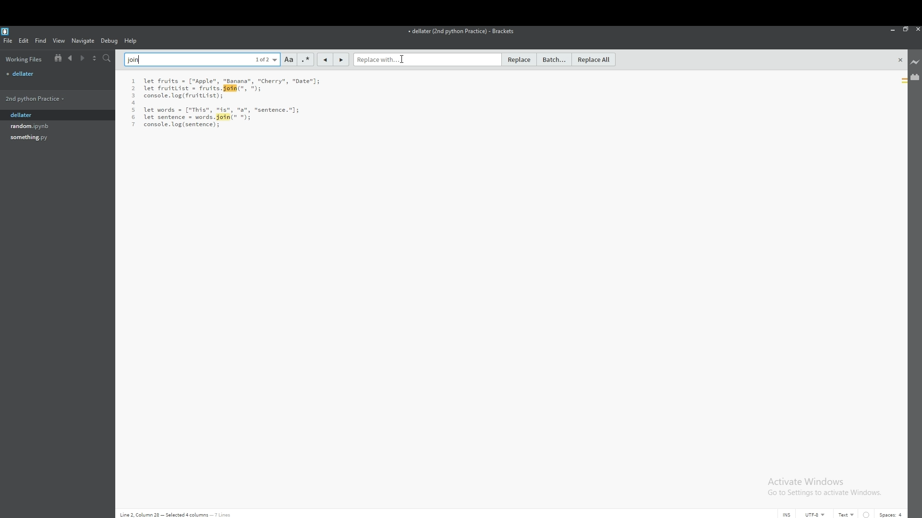 This screenshot has height=518, width=922. What do you see at coordinates (109, 41) in the screenshot?
I see `debug` at bounding box center [109, 41].